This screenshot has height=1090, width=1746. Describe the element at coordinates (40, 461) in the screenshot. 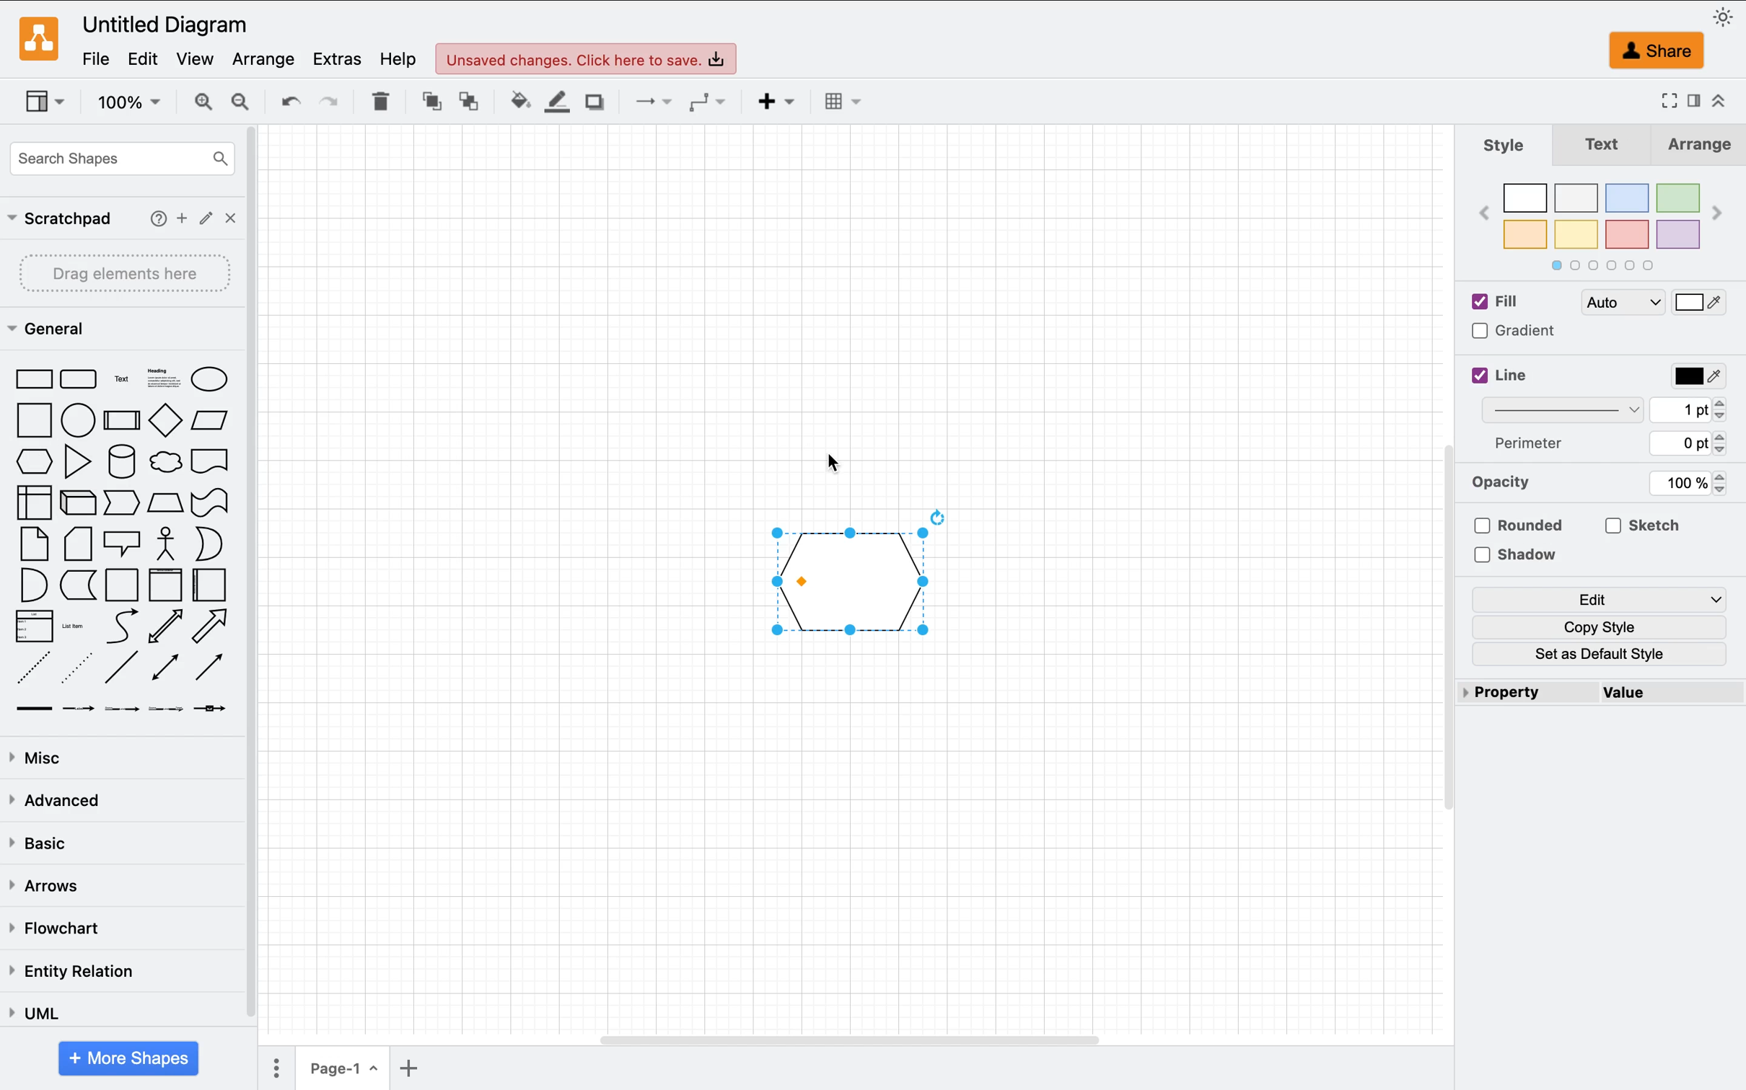

I see `cursor` at that location.